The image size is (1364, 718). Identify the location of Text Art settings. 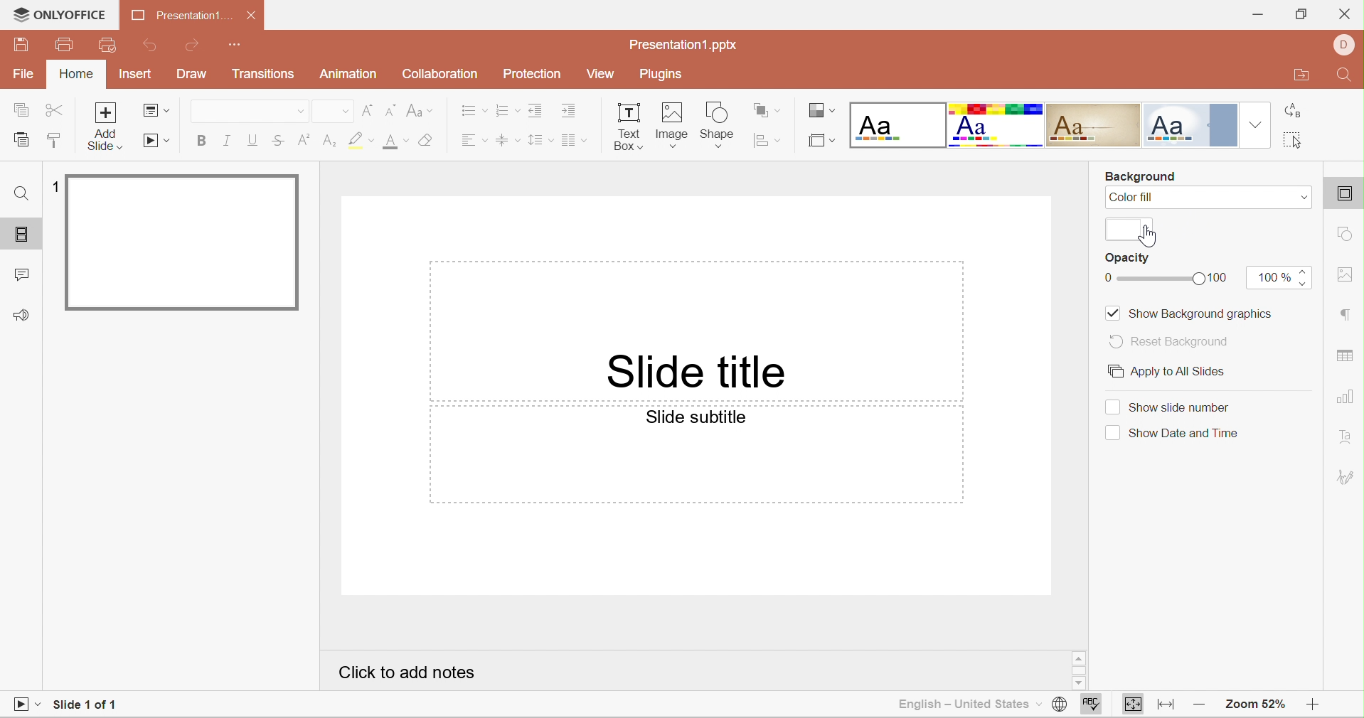
(1348, 437).